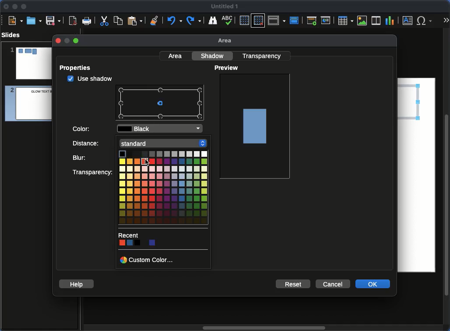  I want to click on Colors, so click(162, 189).